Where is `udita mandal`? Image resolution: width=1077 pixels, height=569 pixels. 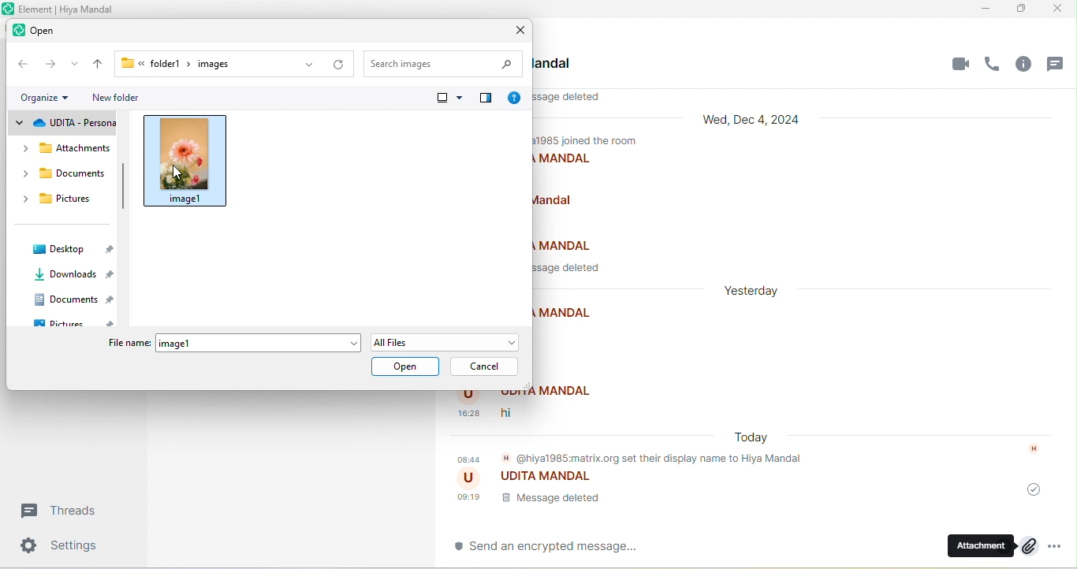 udita mandal is located at coordinates (538, 480).